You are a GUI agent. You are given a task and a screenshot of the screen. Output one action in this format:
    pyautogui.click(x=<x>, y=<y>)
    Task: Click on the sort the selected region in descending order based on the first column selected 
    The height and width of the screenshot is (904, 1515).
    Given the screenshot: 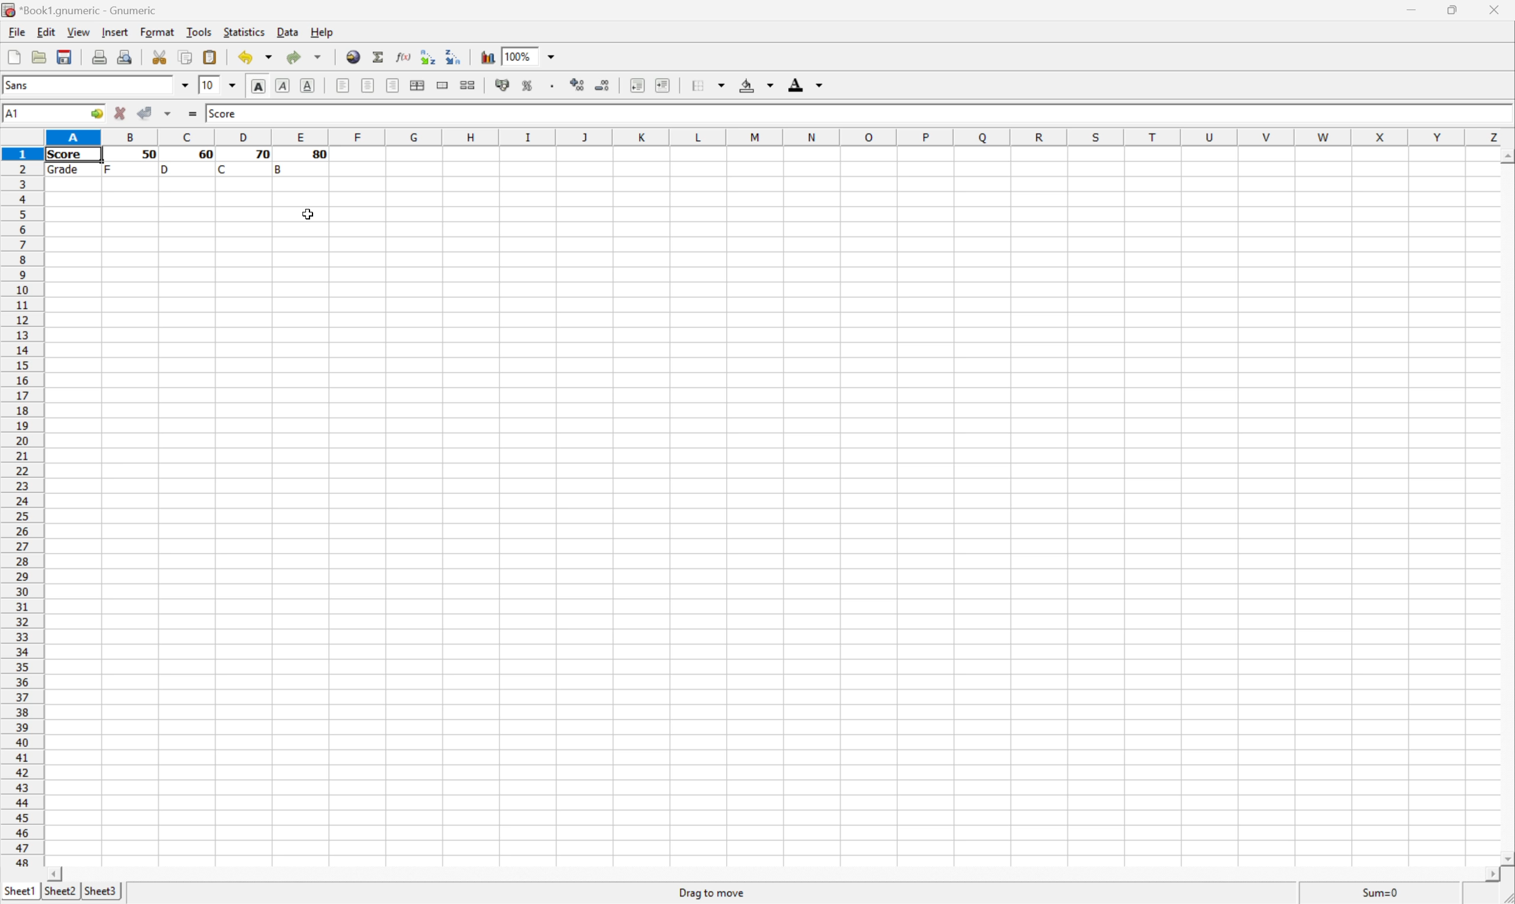 What is the action you would take?
    pyautogui.click(x=456, y=60)
    